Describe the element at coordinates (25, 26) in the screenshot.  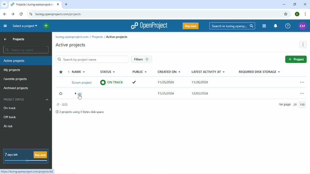
I see `Select a project` at that location.